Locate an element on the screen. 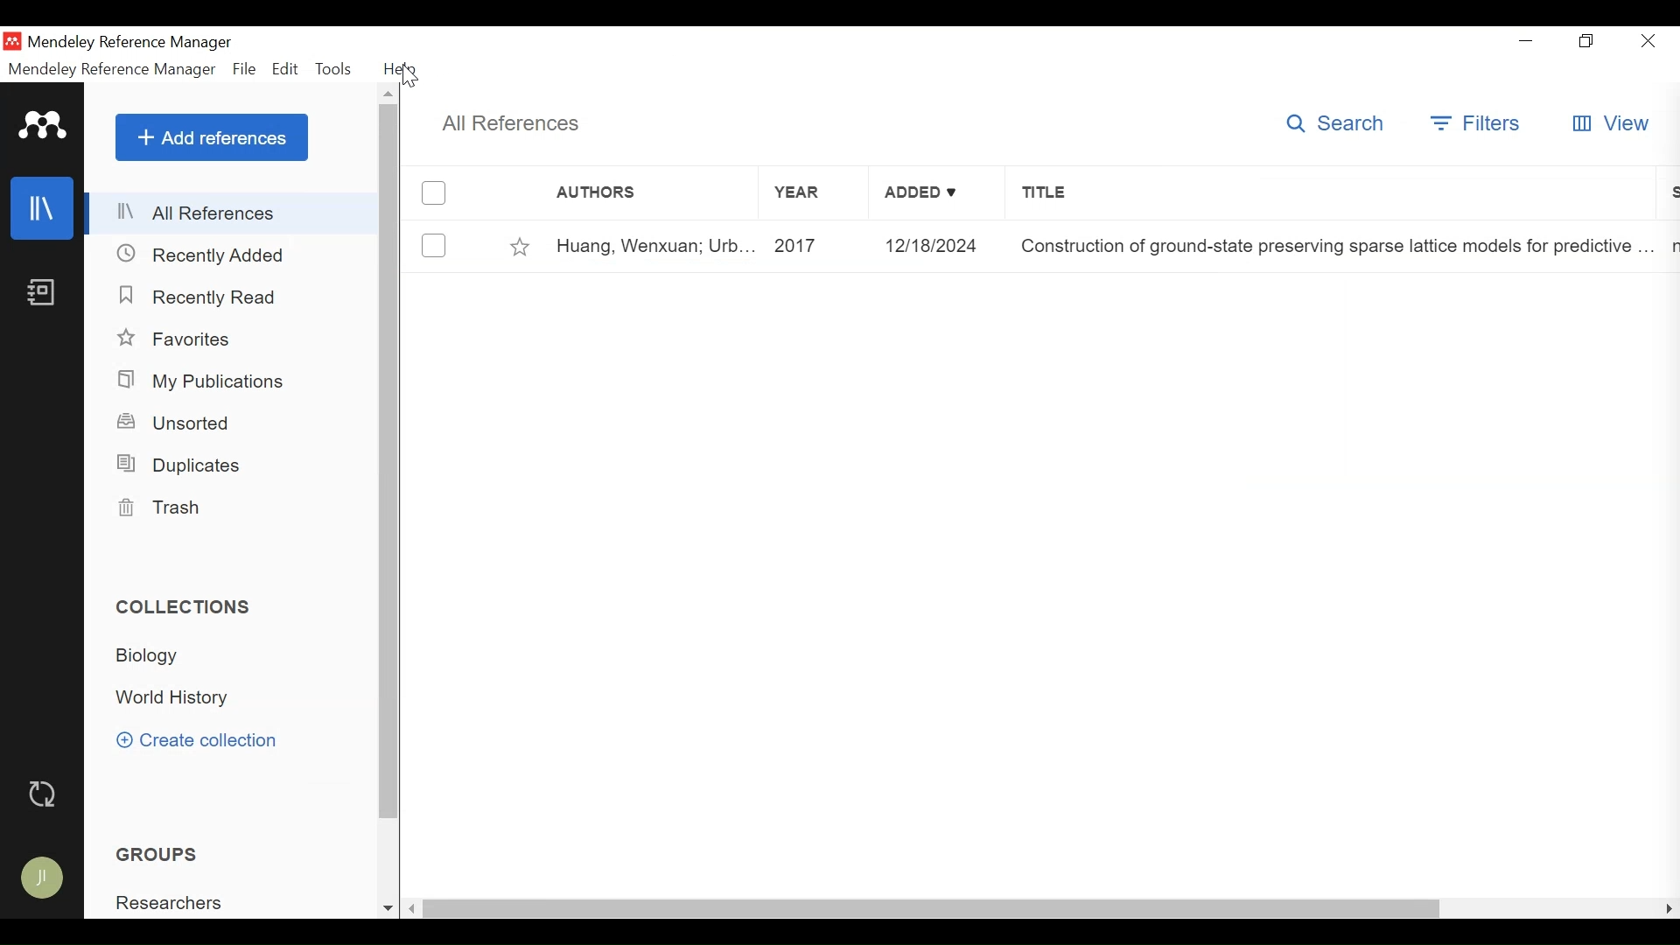 Image resolution: width=1680 pixels, height=945 pixels. Unsorted is located at coordinates (180, 422).